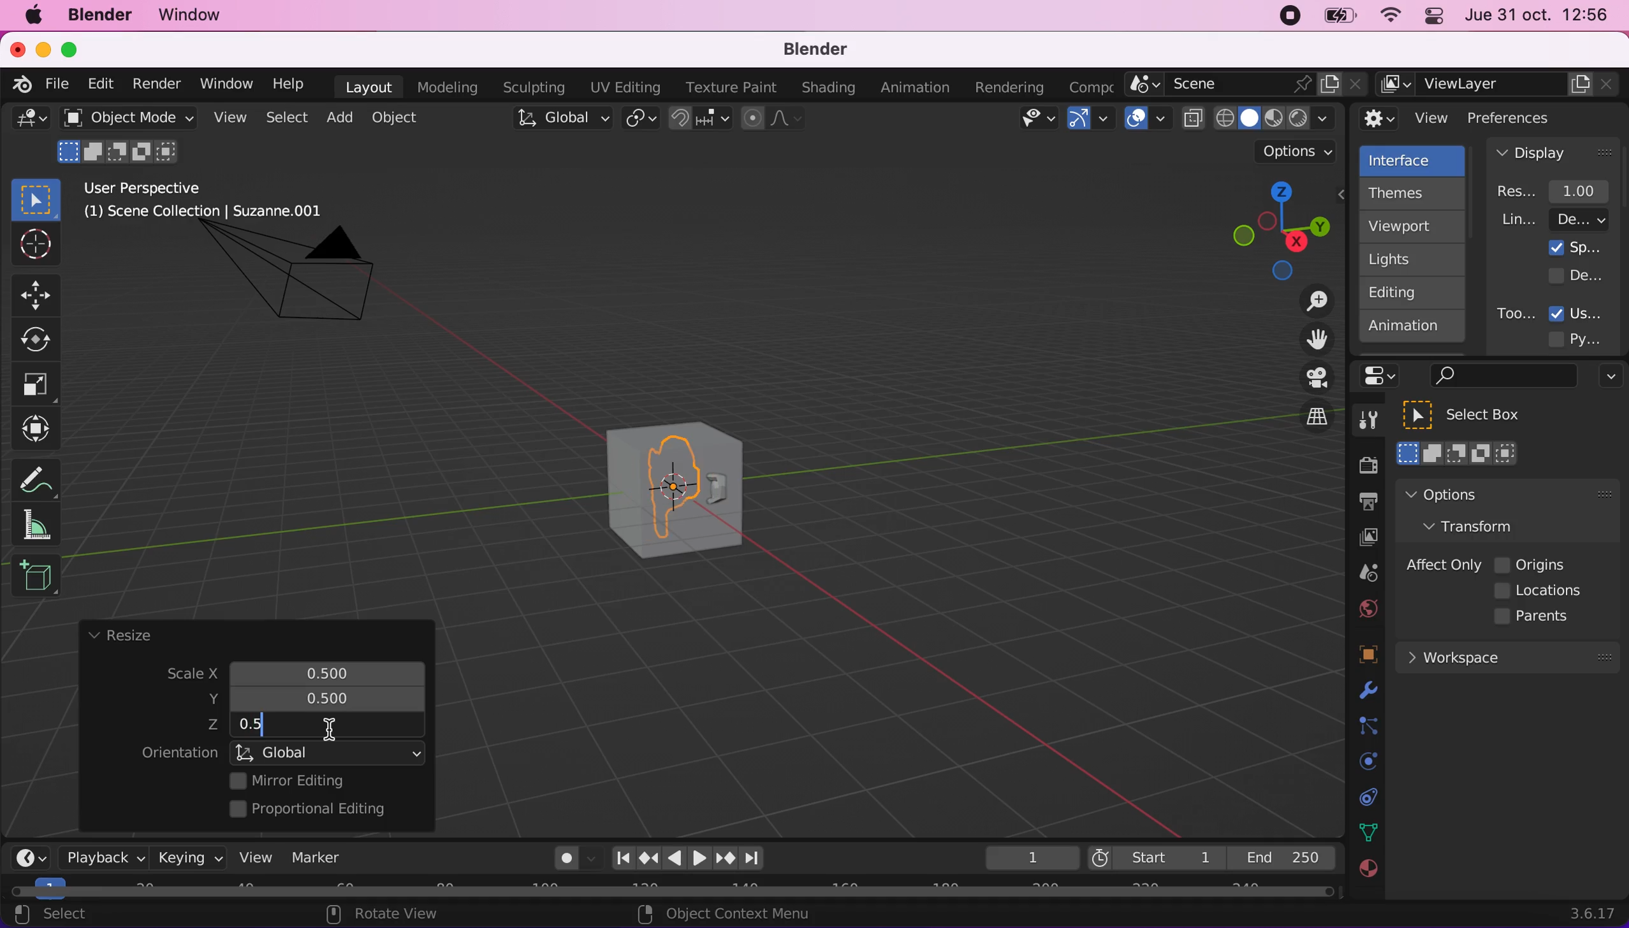 This screenshot has width=1629, height=928. Describe the element at coordinates (97, 83) in the screenshot. I see `edit` at that location.